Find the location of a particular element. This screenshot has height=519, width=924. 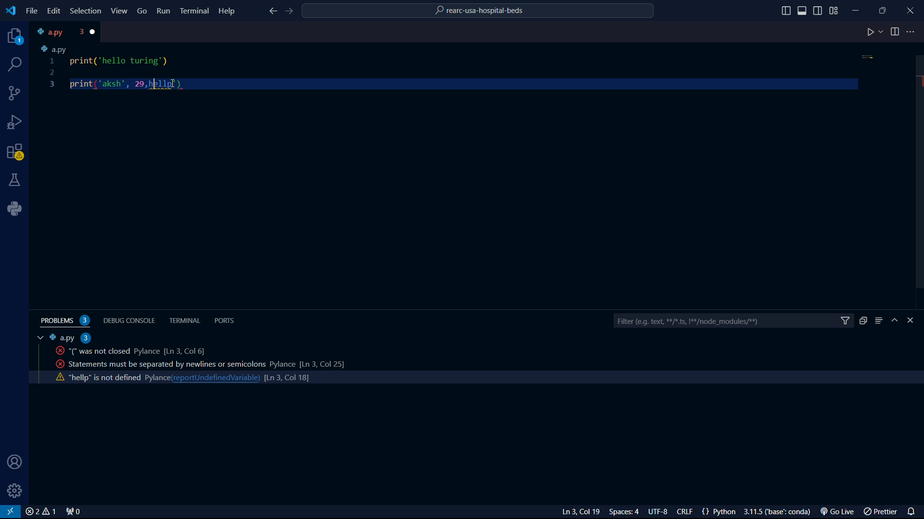

file is located at coordinates (32, 11).